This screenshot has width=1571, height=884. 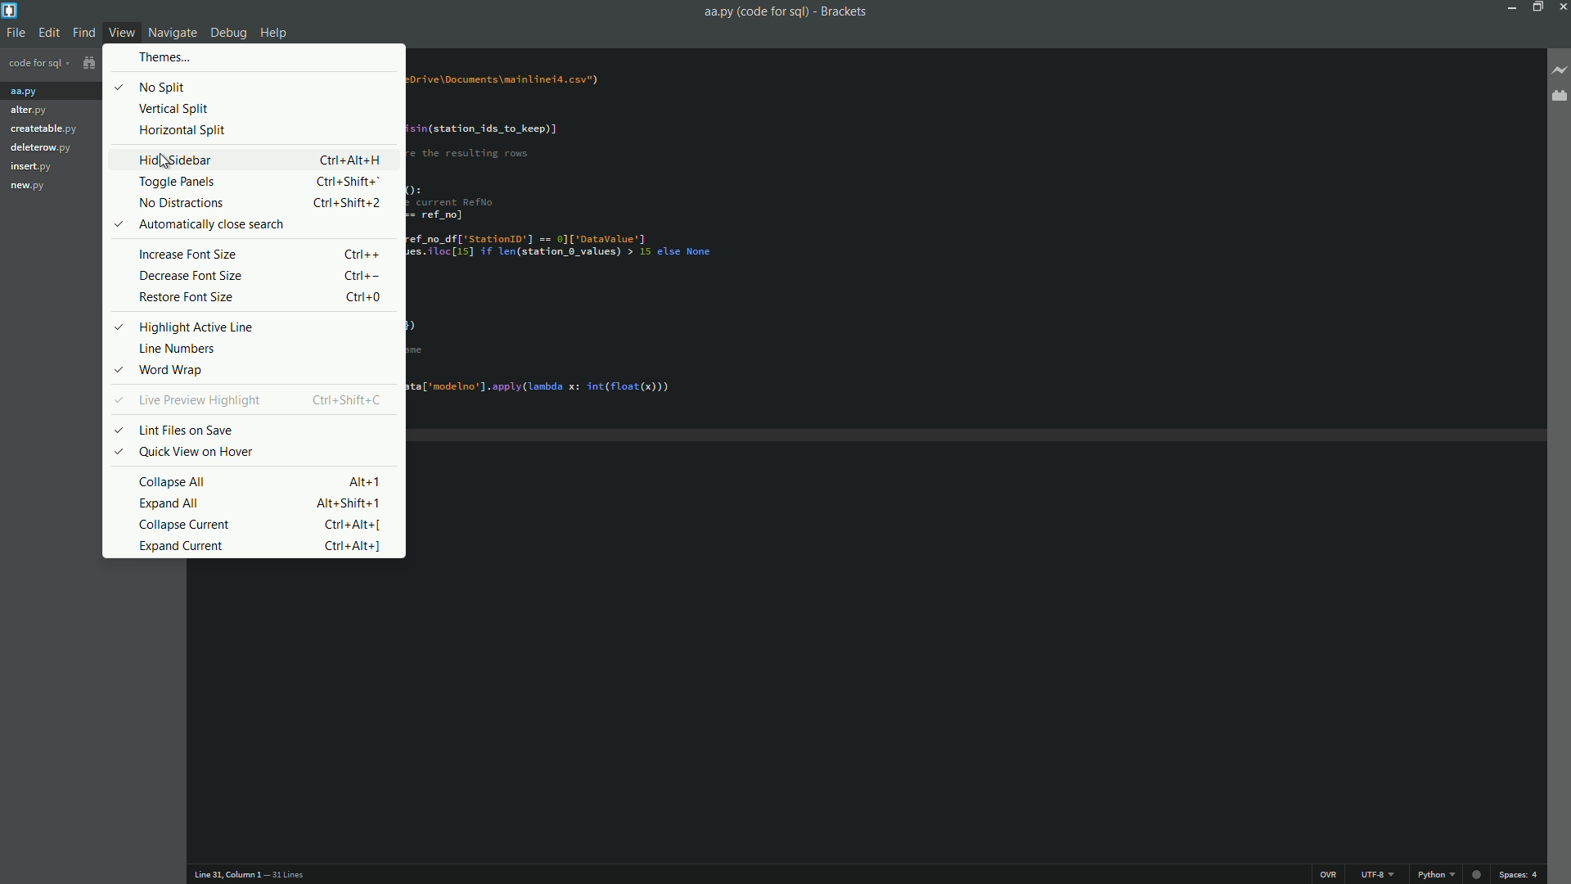 What do you see at coordinates (186, 298) in the screenshot?
I see `restore font size button` at bounding box center [186, 298].